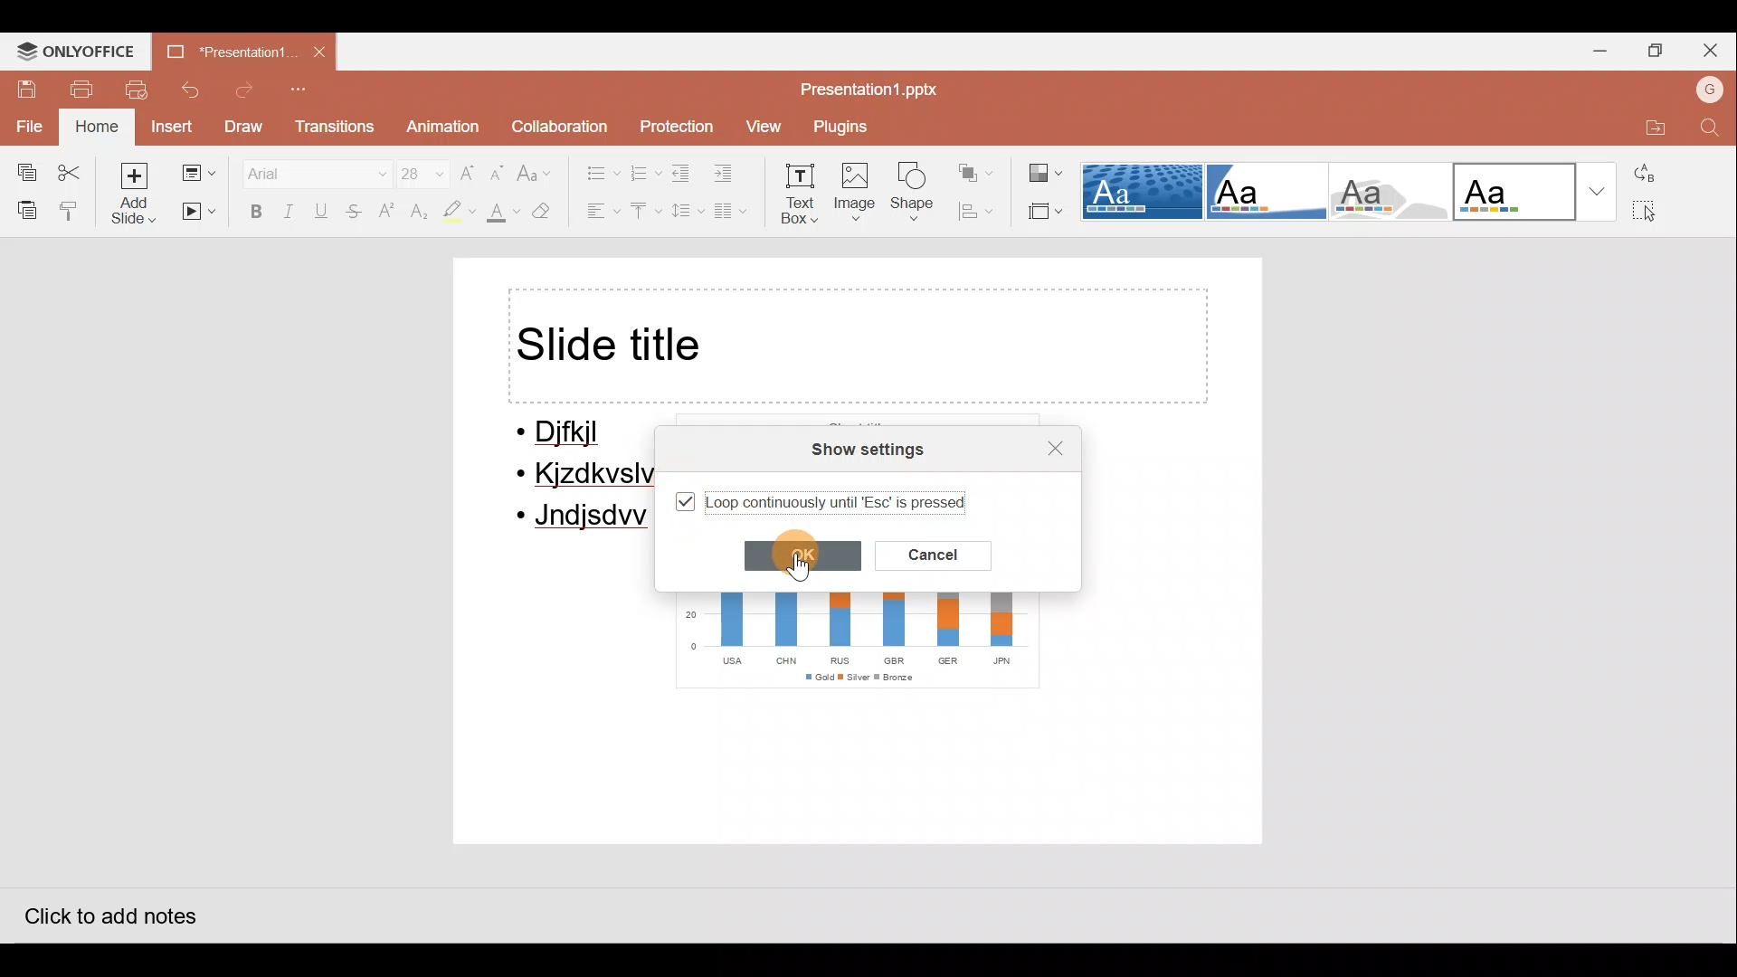 This screenshot has width=1737, height=977. What do you see at coordinates (70, 88) in the screenshot?
I see `Print file` at bounding box center [70, 88].